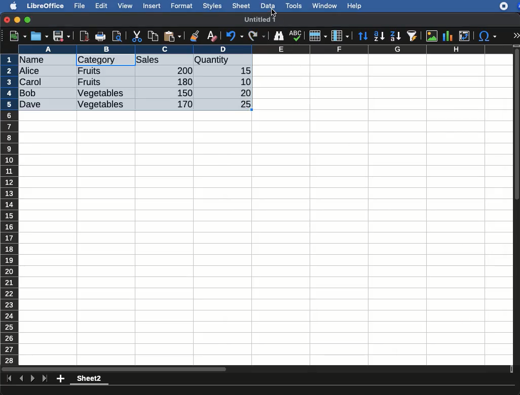 The height and width of the screenshot is (395, 520). Describe the element at coordinates (355, 7) in the screenshot. I see `help` at that location.